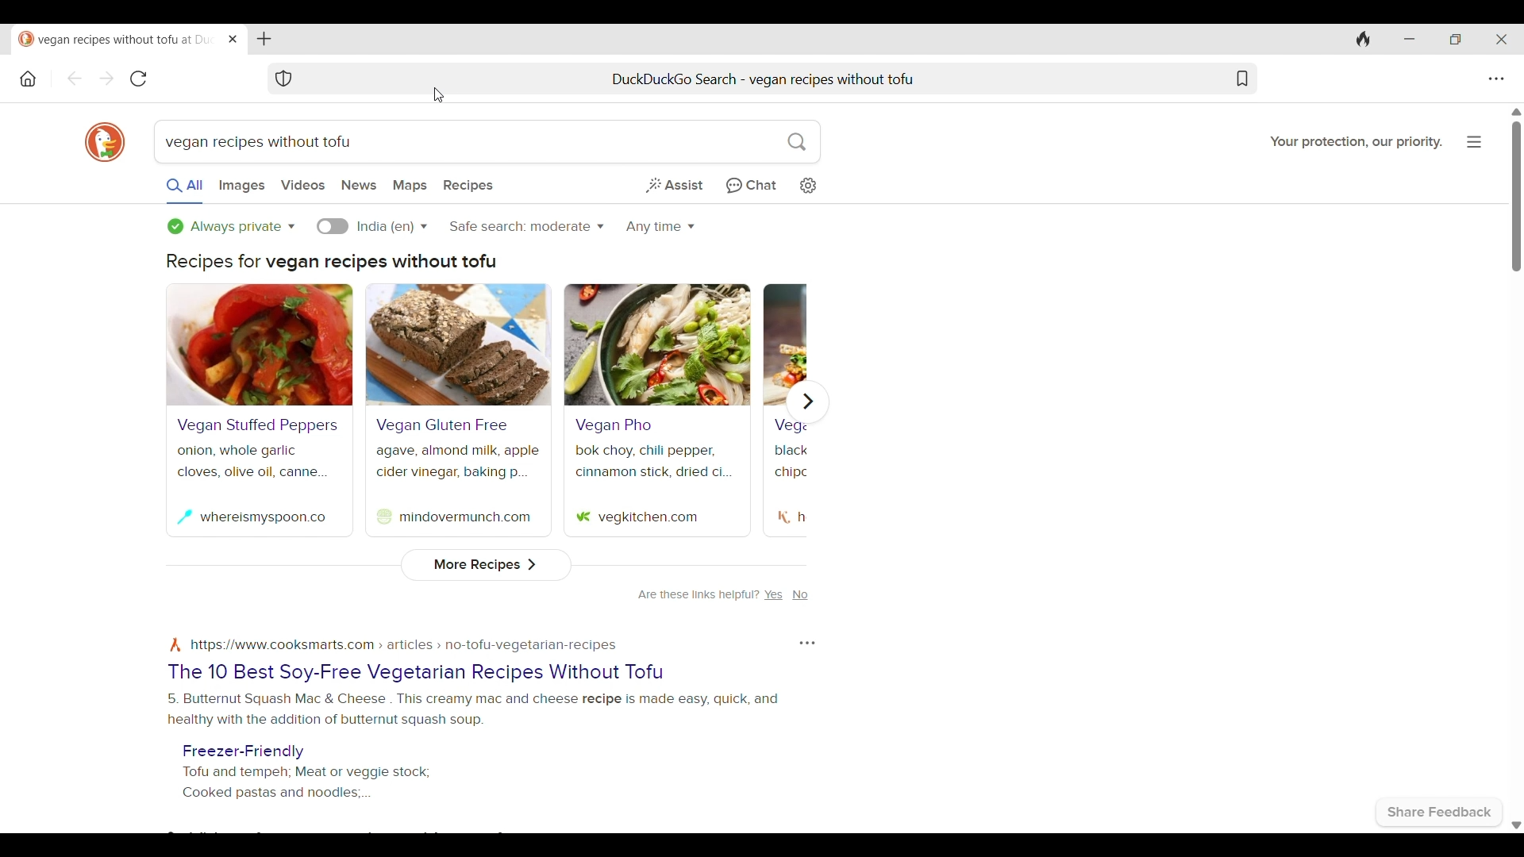 This screenshot has height=857, width=1524. What do you see at coordinates (487, 565) in the screenshot?
I see `More recipe options` at bounding box center [487, 565].